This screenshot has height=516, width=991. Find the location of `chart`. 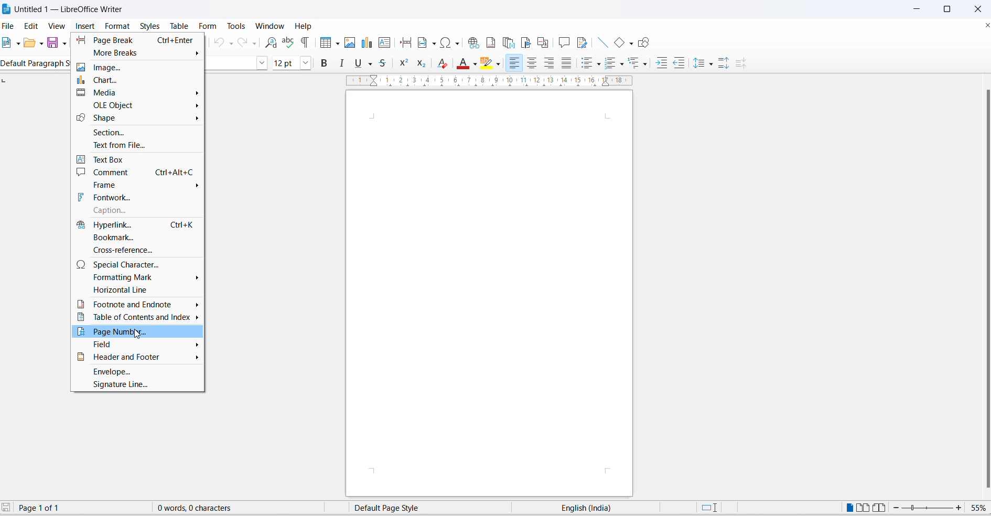

chart is located at coordinates (135, 80).